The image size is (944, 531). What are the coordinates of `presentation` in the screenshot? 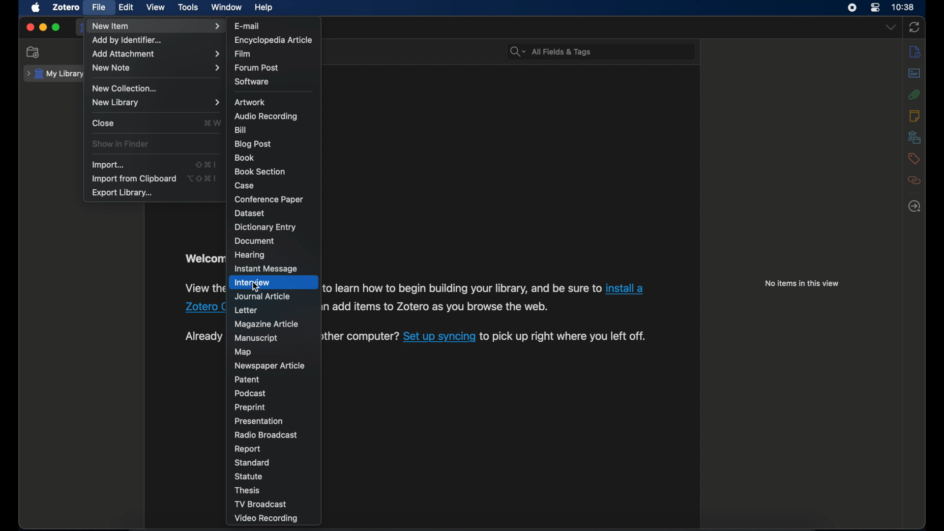 It's located at (259, 421).